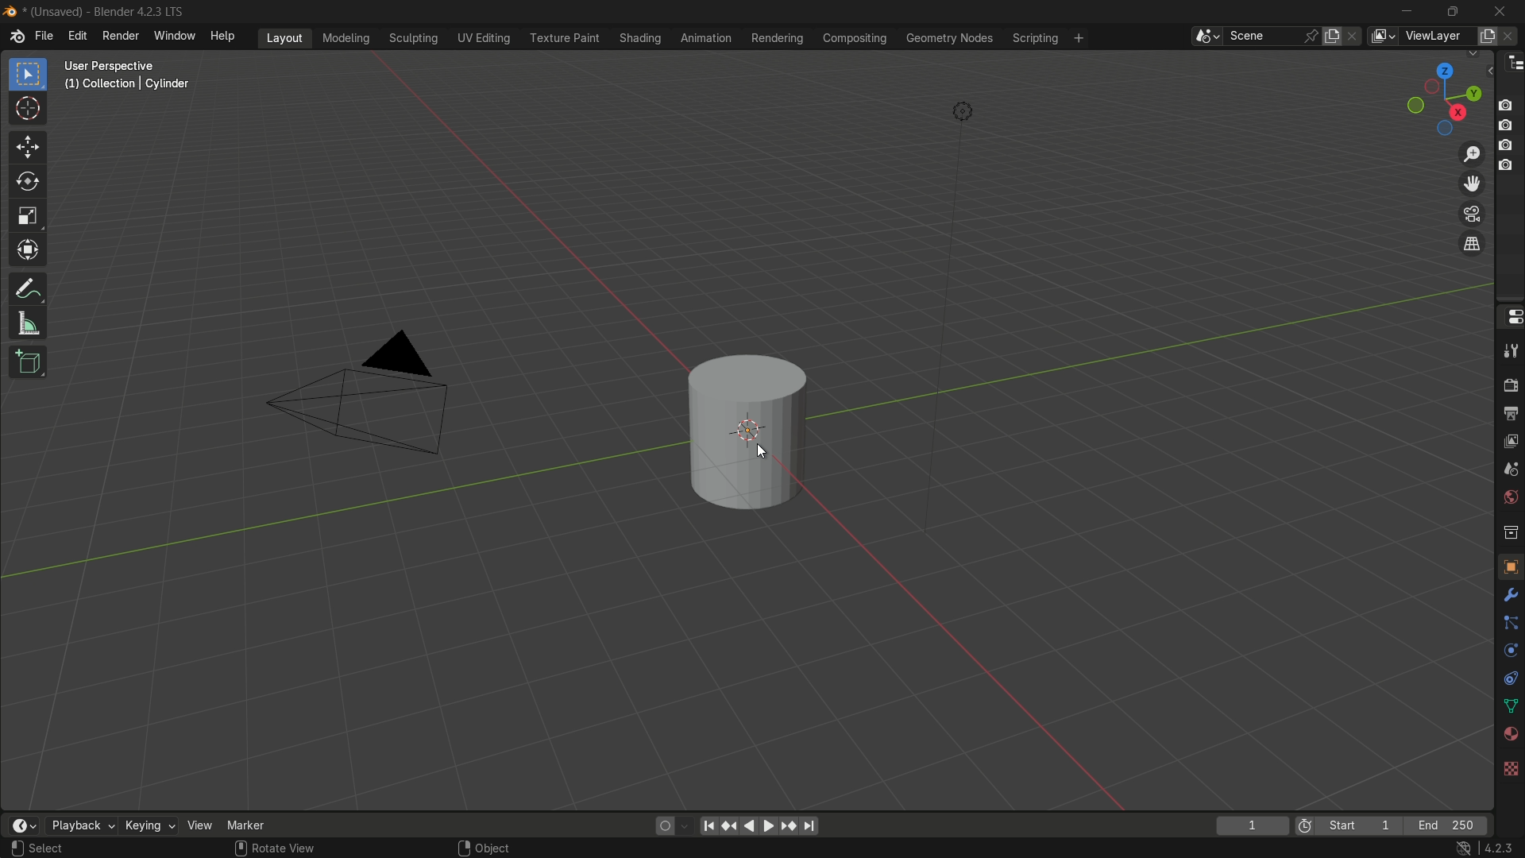 This screenshot has width=1525, height=858. I want to click on (1) Collection | Cylinder, so click(127, 85).